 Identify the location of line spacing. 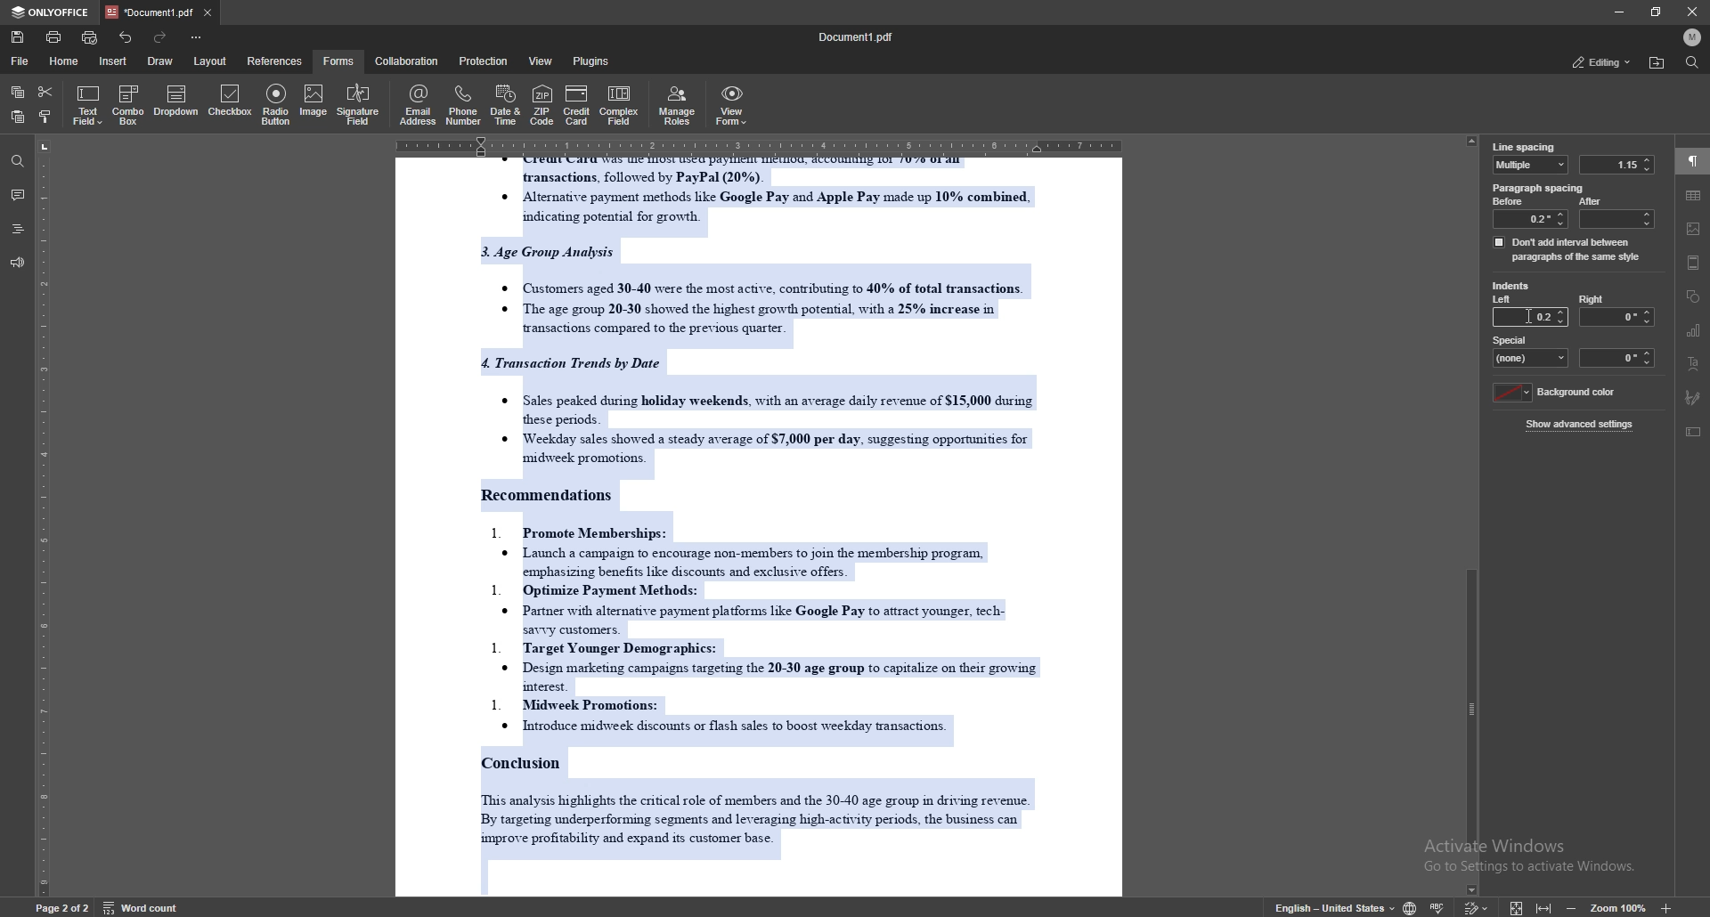
(1524, 147).